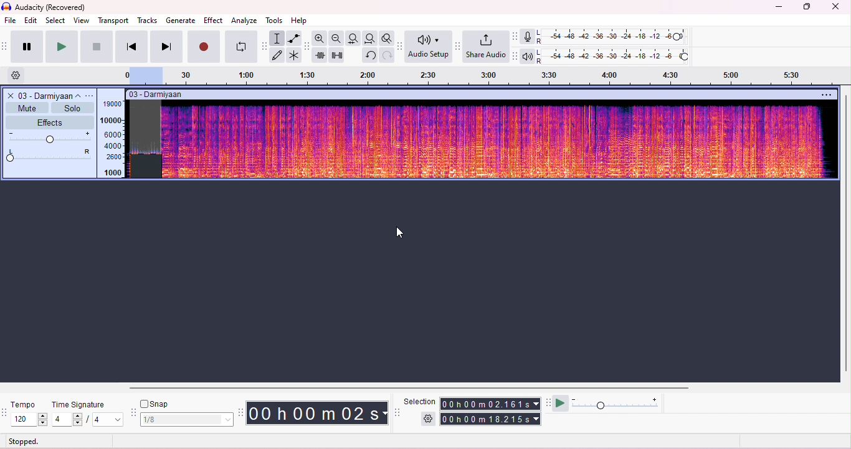 The image size is (851, 449). Describe the element at coordinates (273, 20) in the screenshot. I see `tools` at that location.